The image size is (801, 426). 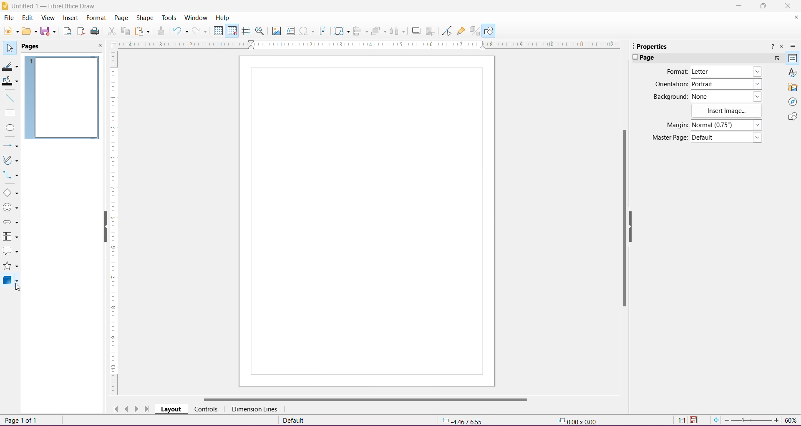 What do you see at coordinates (10, 113) in the screenshot?
I see `Rectangle` at bounding box center [10, 113].